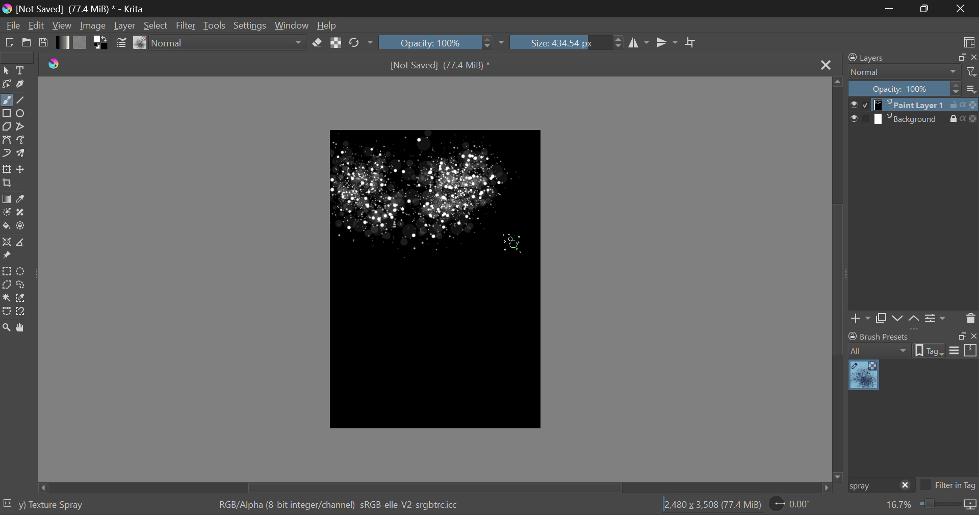 Image resolution: width=979 pixels, height=515 pixels. What do you see at coordinates (22, 84) in the screenshot?
I see `Calligraphic Tool` at bounding box center [22, 84].